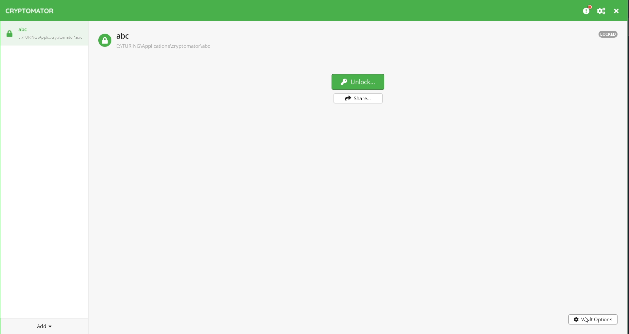  Describe the element at coordinates (358, 81) in the screenshot. I see `unlock` at that location.